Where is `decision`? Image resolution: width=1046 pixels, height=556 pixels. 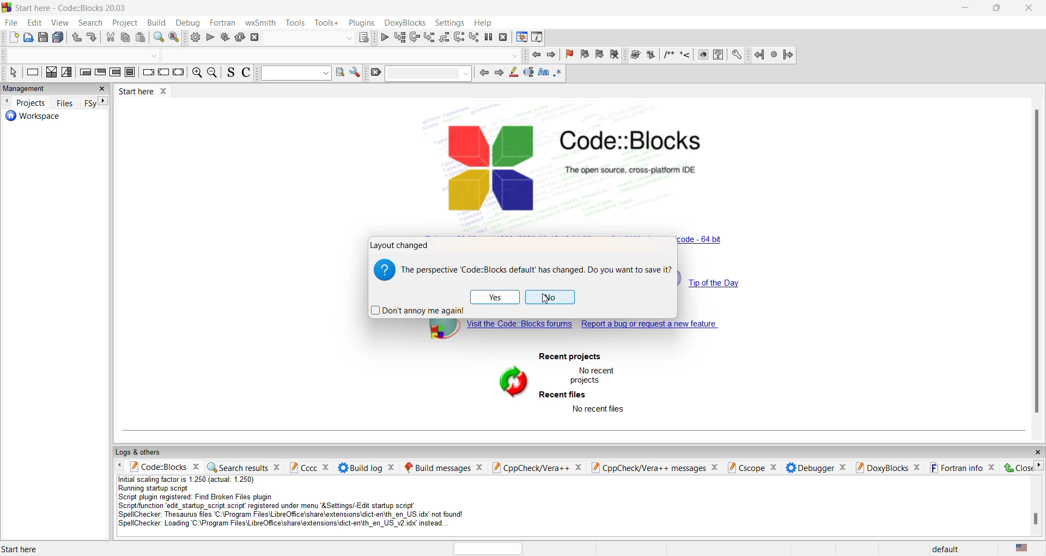 decision is located at coordinates (53, 74).